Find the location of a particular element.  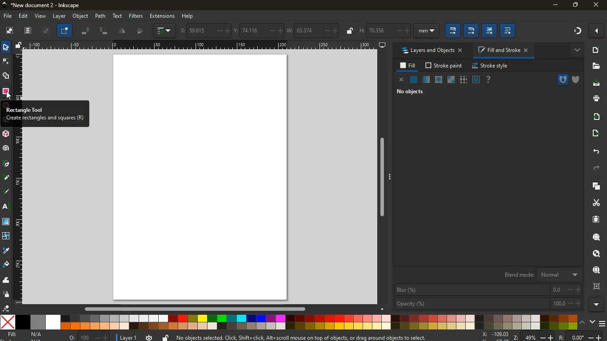

look is located at coordinates (596, 253).